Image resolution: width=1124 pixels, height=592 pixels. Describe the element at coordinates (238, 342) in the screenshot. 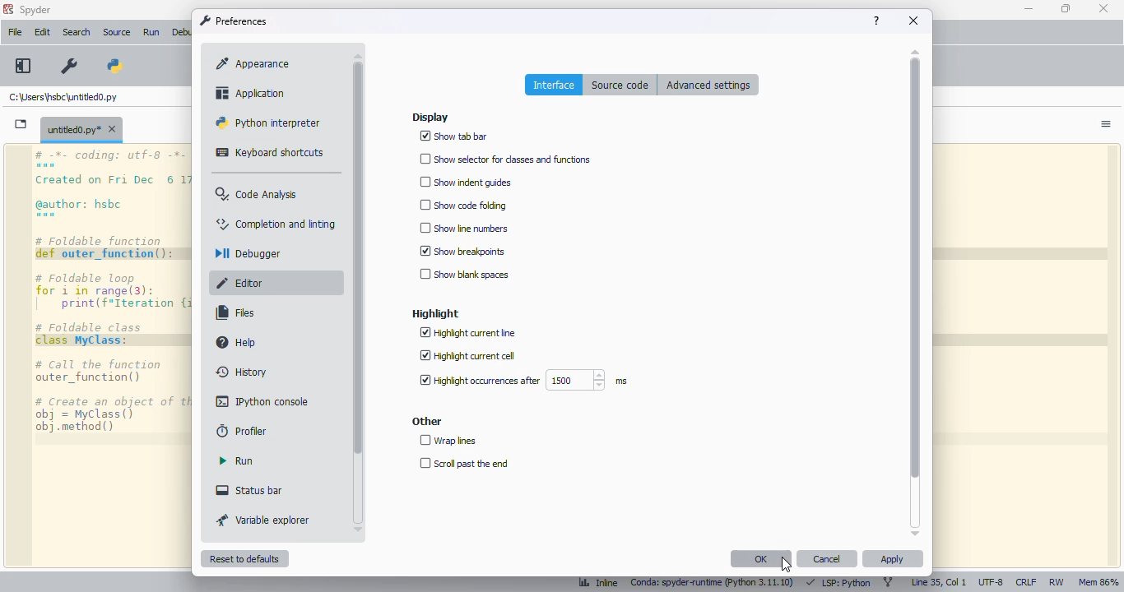

I see `help` at that location.